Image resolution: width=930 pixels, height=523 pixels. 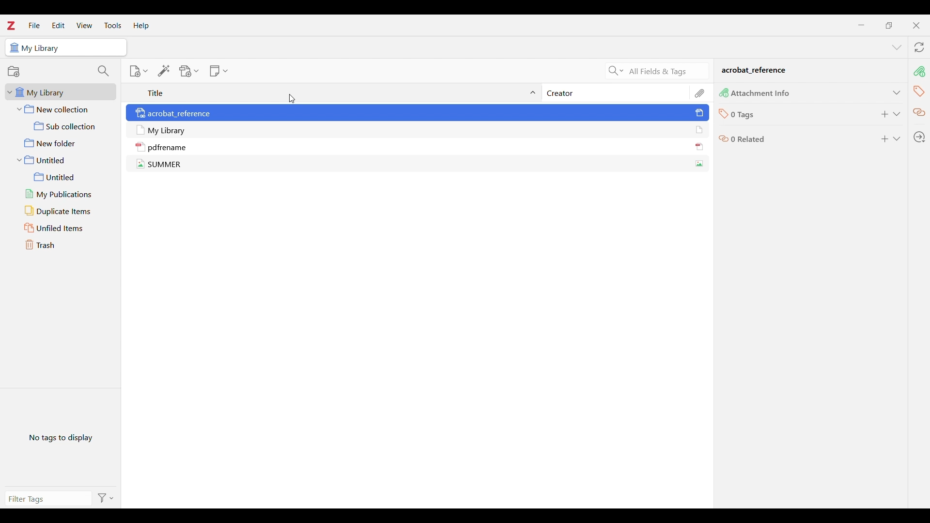 What do you see at coordinates (666, 72) in the screenshot?
I see `Selected search criteria` at bounding box center [666, 72].